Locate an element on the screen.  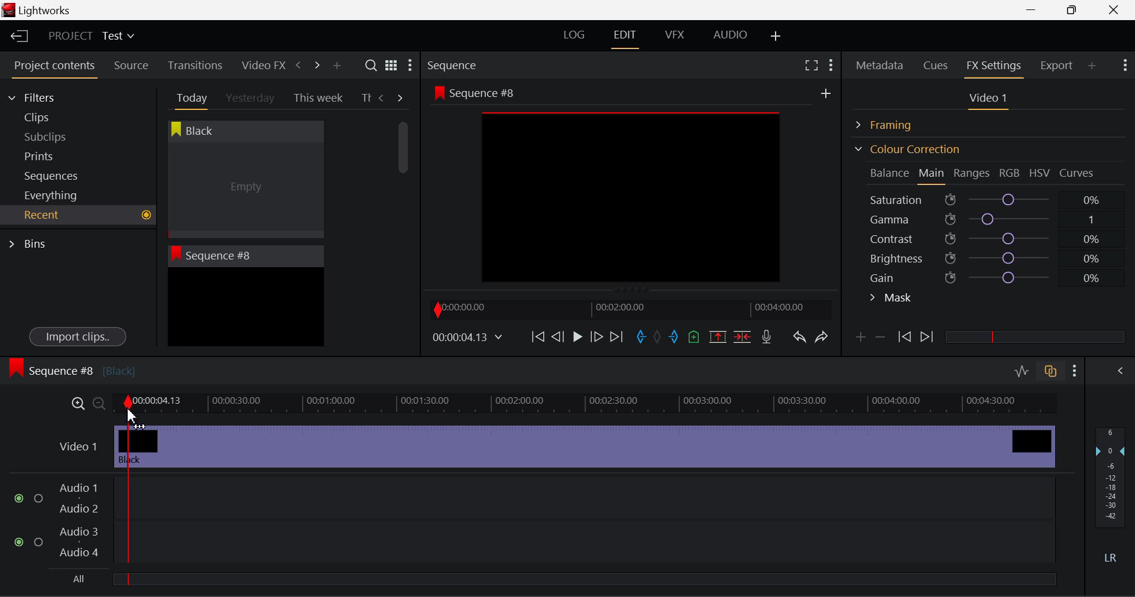
Next Tab is located at coordinates (401, 97).